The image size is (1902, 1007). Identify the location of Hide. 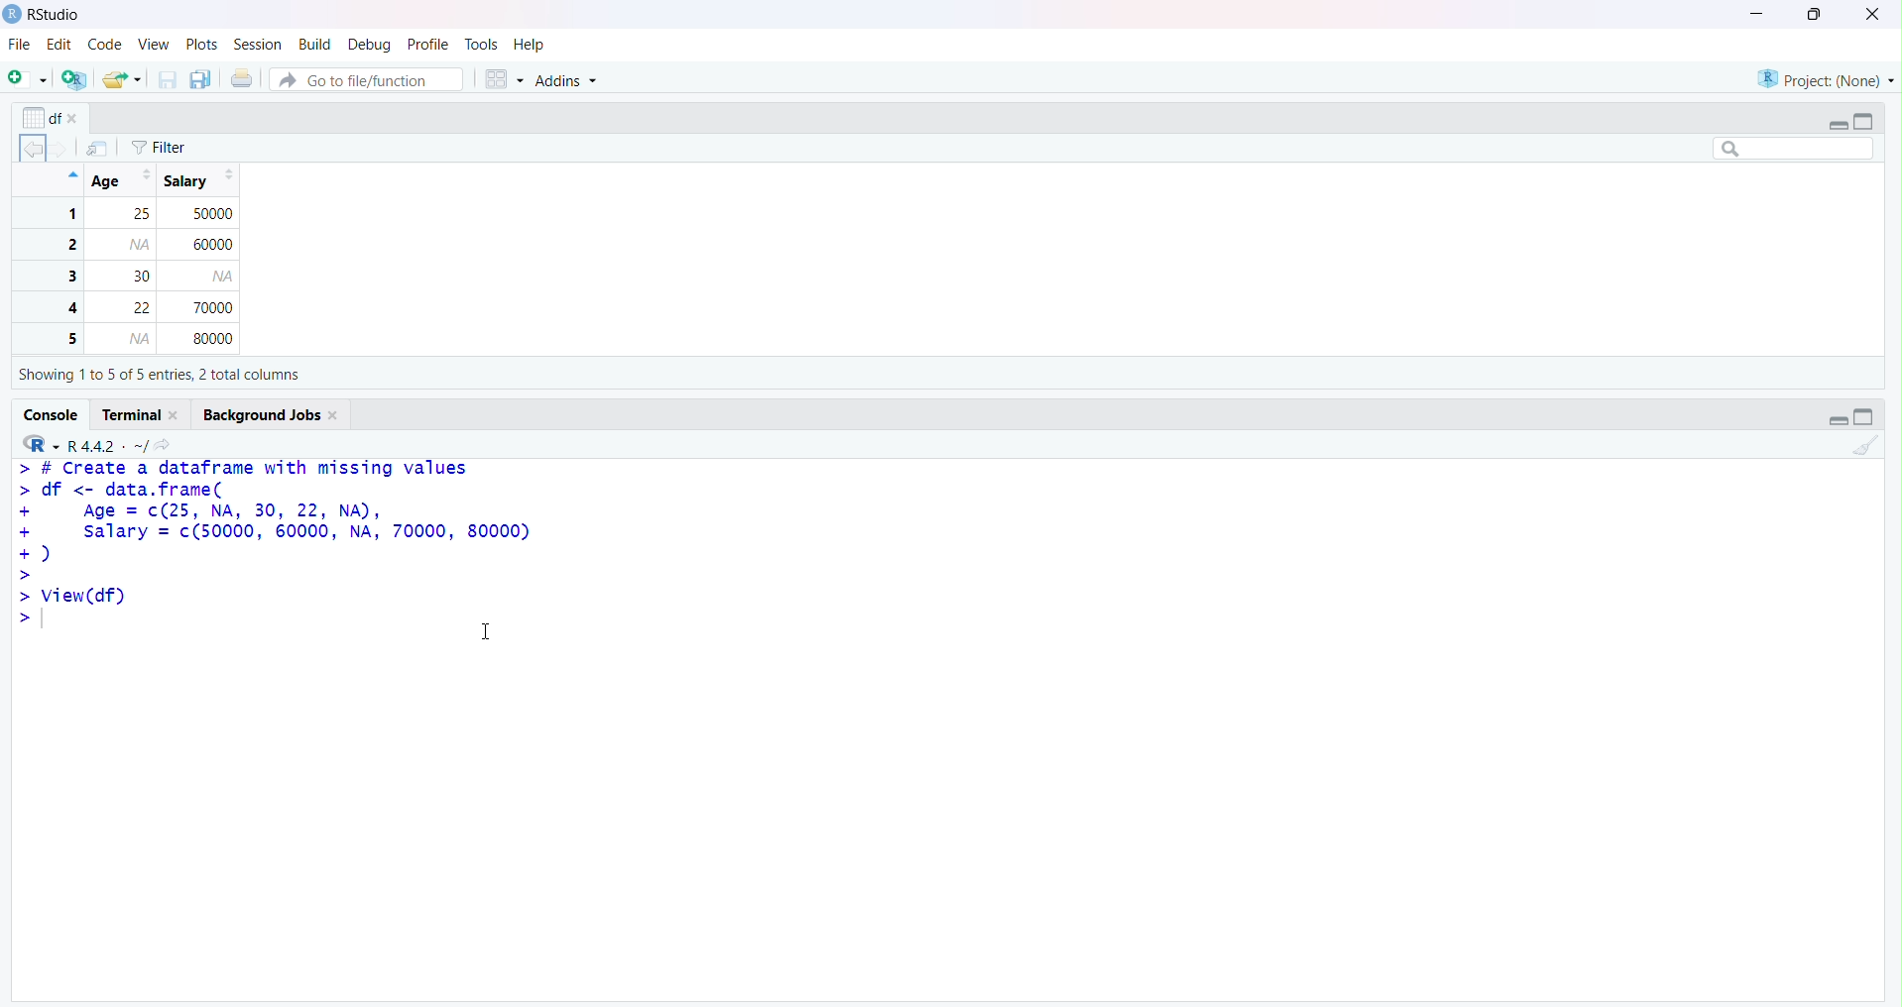
(67, 177).